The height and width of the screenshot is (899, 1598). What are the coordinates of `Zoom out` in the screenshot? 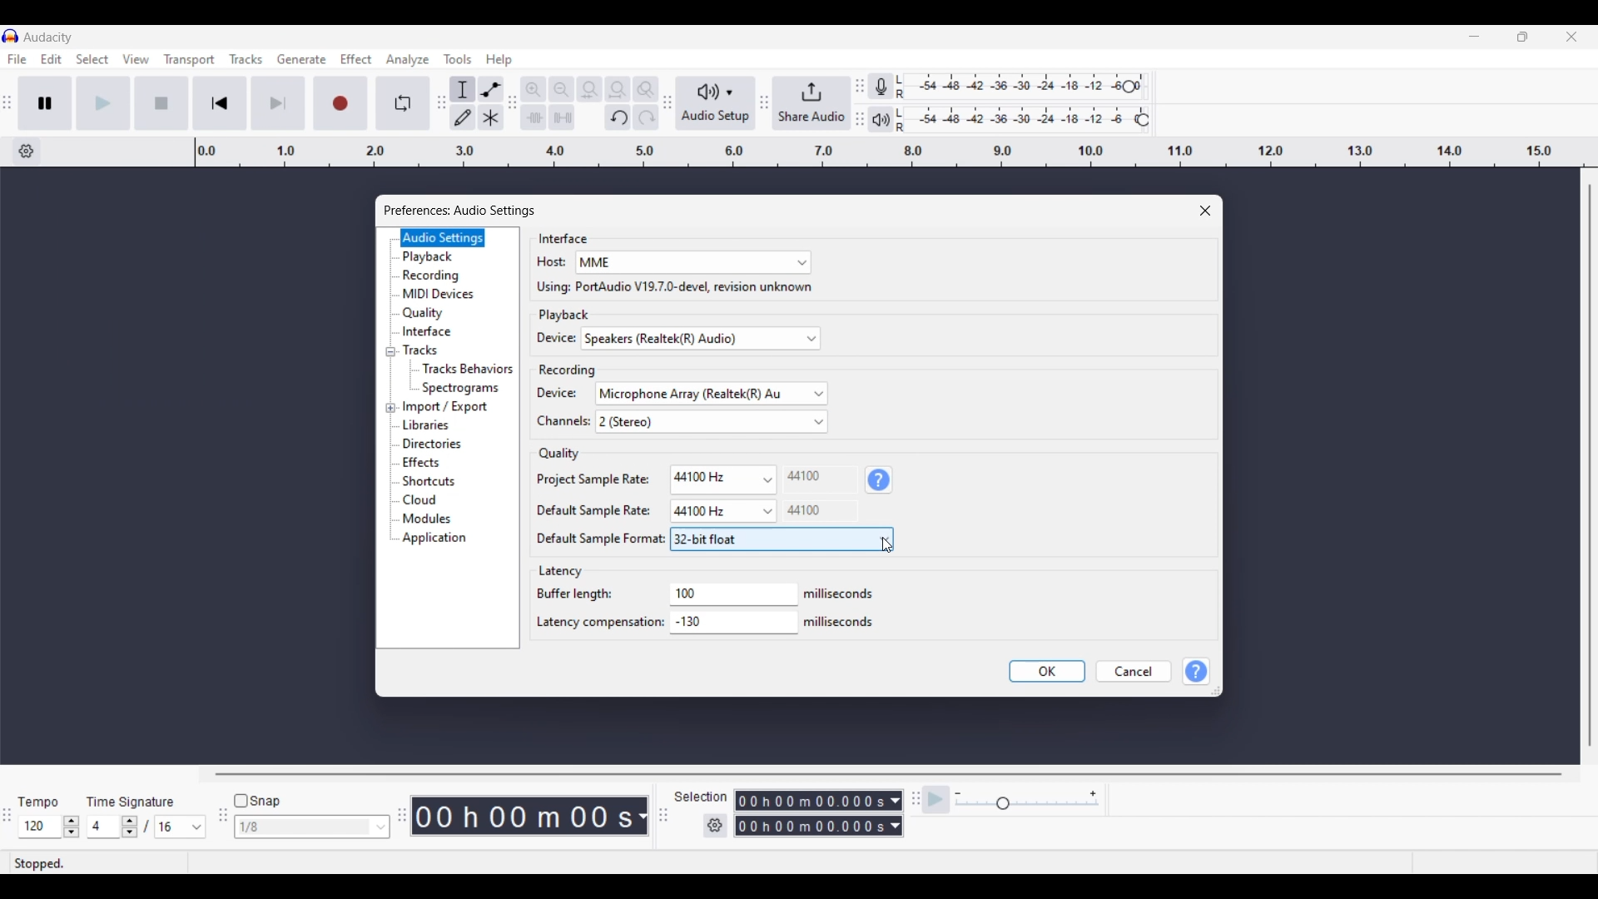 It's located at (561, 89).